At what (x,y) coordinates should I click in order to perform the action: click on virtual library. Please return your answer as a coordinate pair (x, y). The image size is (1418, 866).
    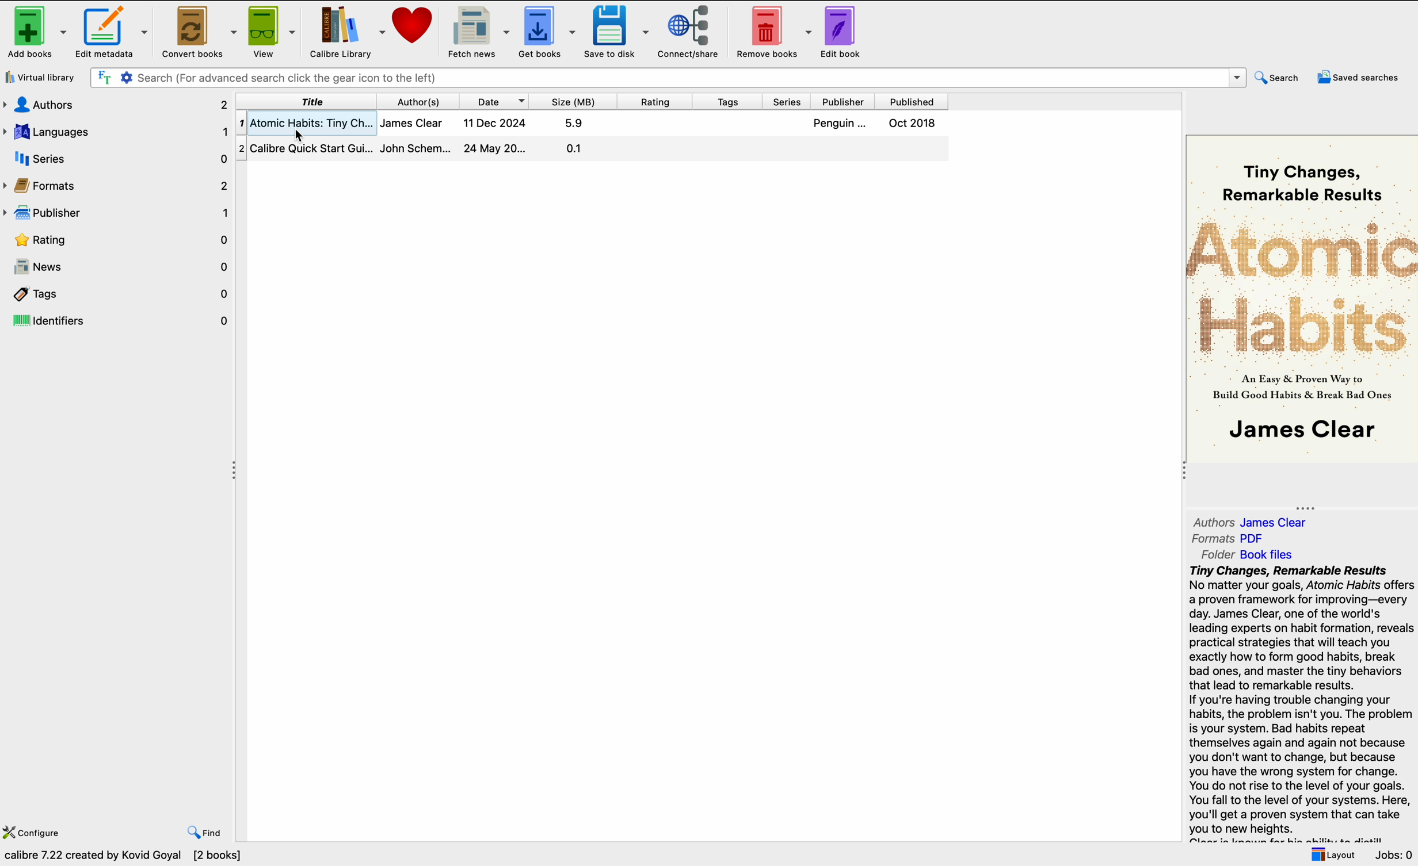
    Looking at the image, I should click on (41, 78).